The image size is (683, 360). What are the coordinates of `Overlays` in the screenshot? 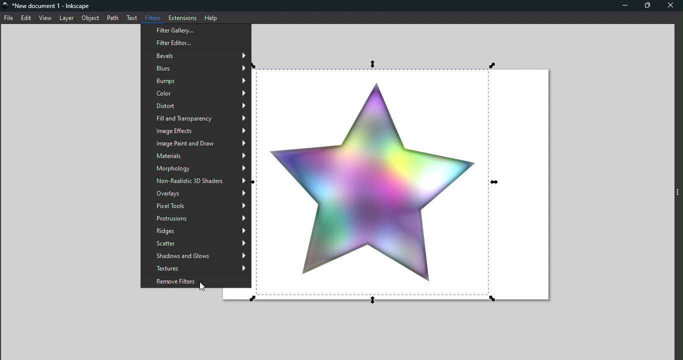 It's located at (196, 194).